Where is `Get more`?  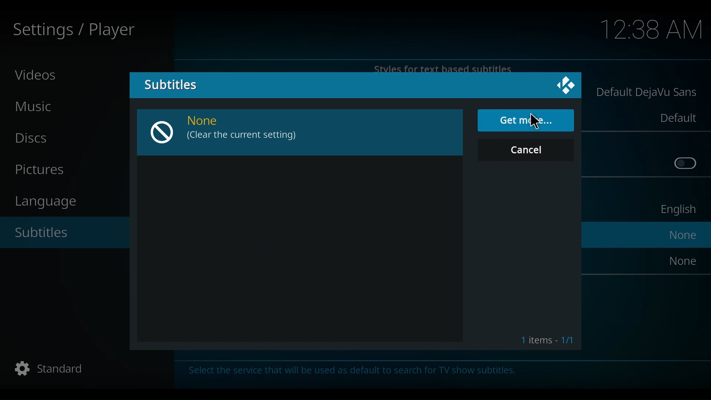 Get more is located at coordinates (526, 121).